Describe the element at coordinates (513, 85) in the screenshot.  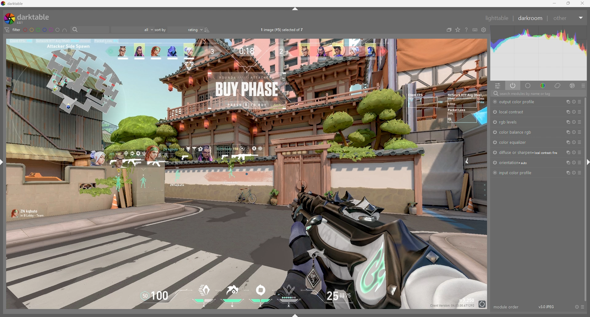
I see `show active modules` at that location.